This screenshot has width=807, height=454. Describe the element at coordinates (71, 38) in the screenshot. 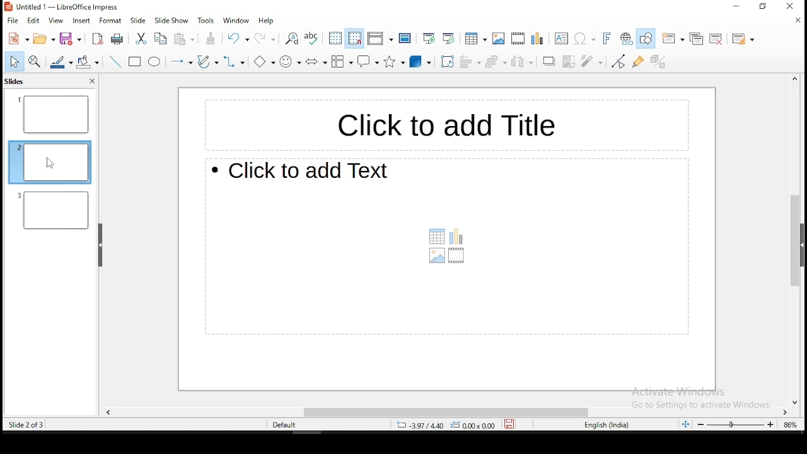

I see `save` at that location.